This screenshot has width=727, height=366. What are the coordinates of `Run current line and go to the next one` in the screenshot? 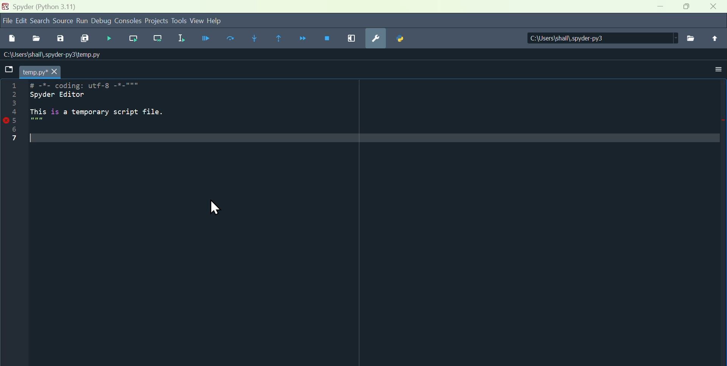 It's located at (157, 39).